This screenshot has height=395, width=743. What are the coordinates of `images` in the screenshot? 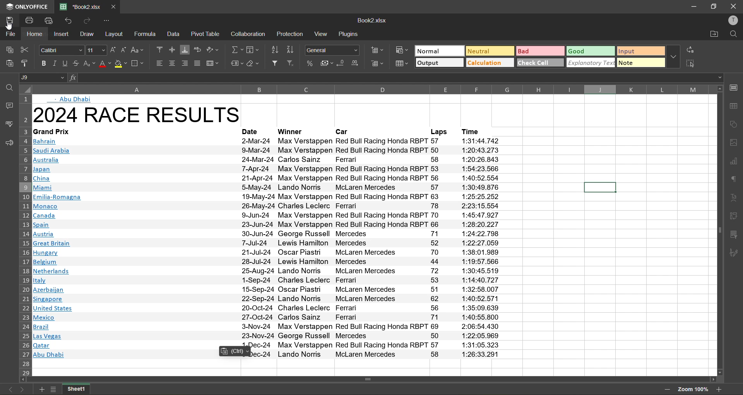 It's located at (734, 143).